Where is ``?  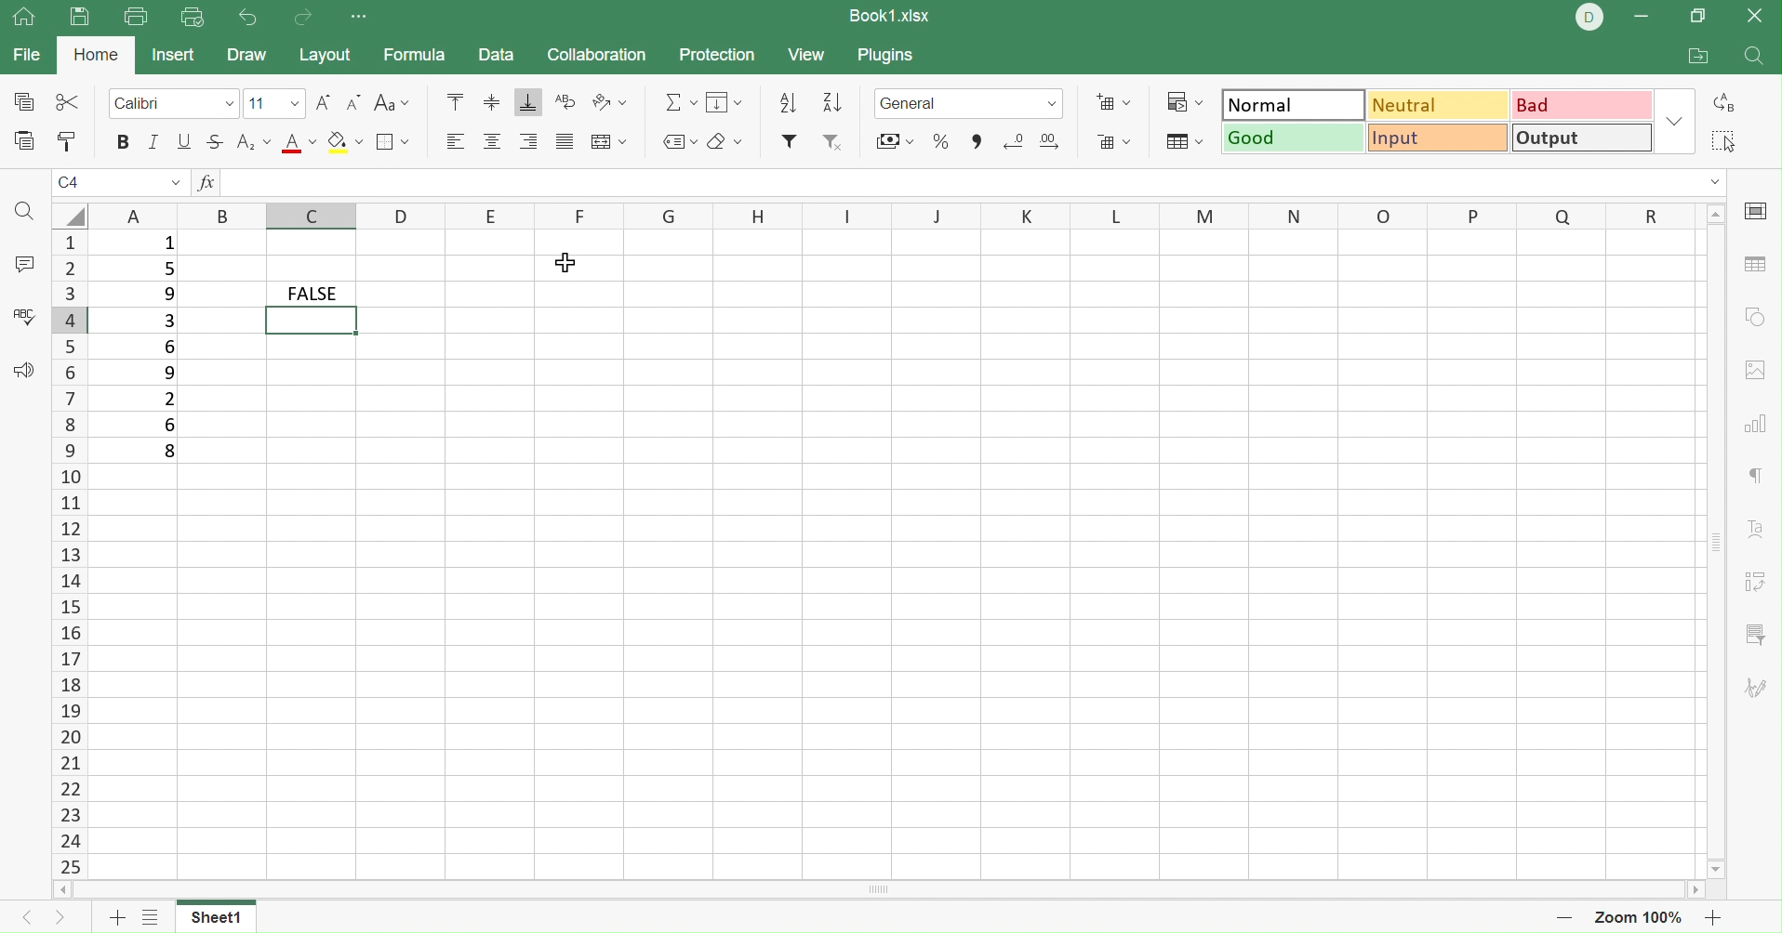
 is located at coordinates (253, 142).